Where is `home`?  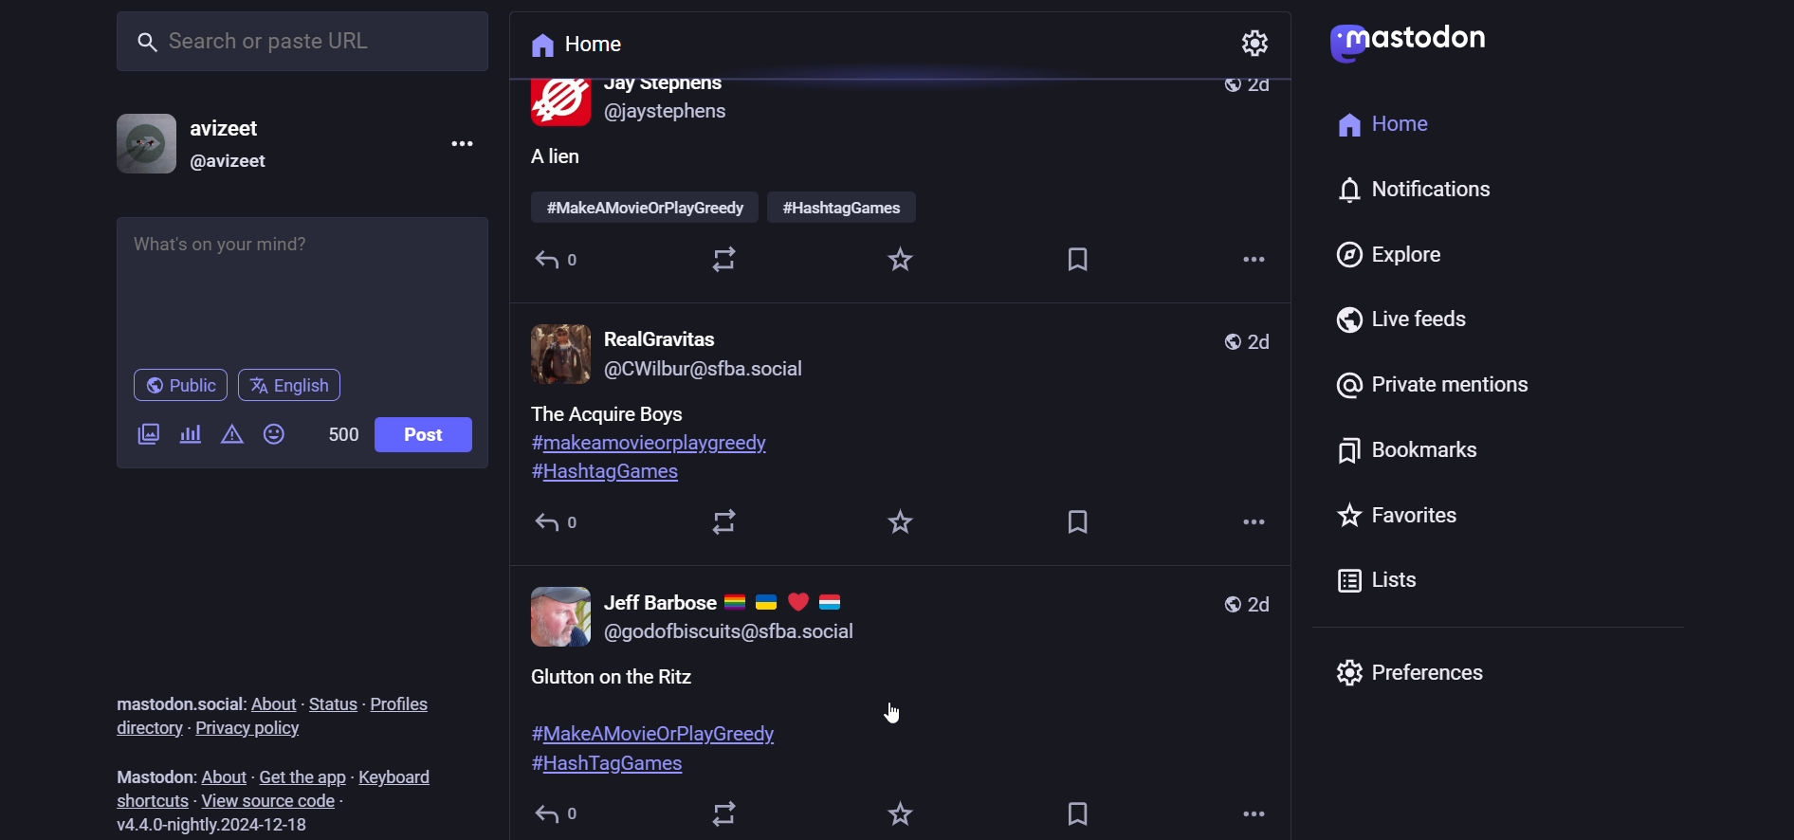
home is located at coordinates (574, 46).